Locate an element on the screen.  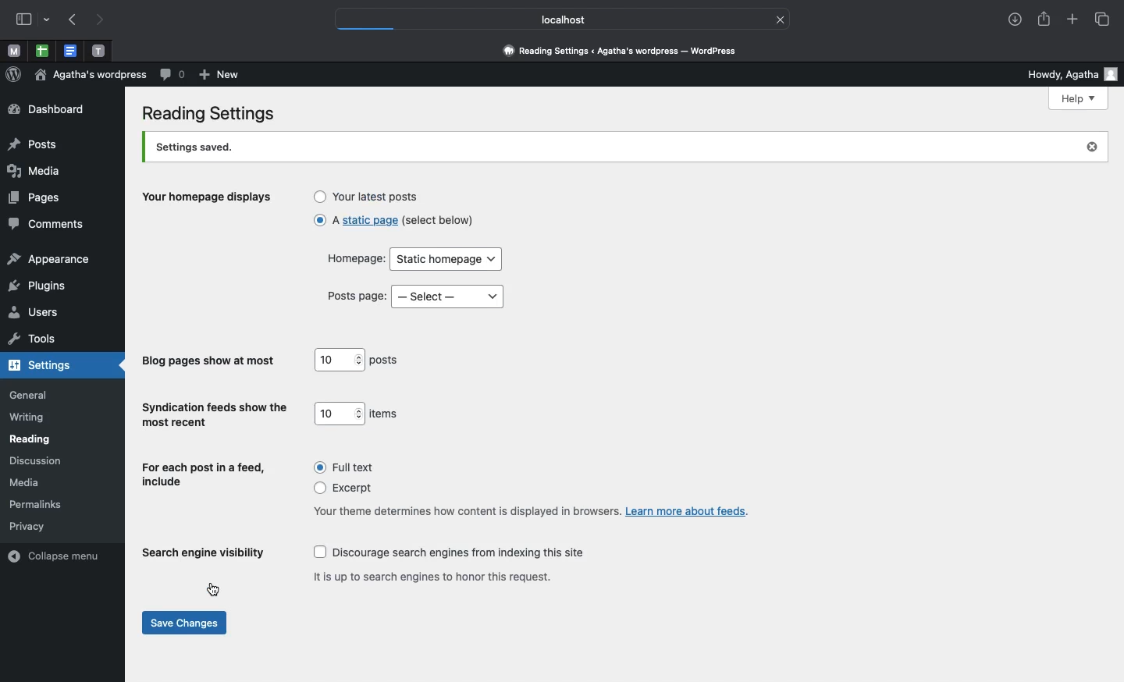
posts is located at coordinates (386, 361).